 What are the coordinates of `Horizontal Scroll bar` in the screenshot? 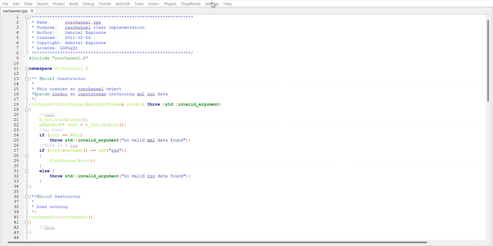 It's located at (218, 243).